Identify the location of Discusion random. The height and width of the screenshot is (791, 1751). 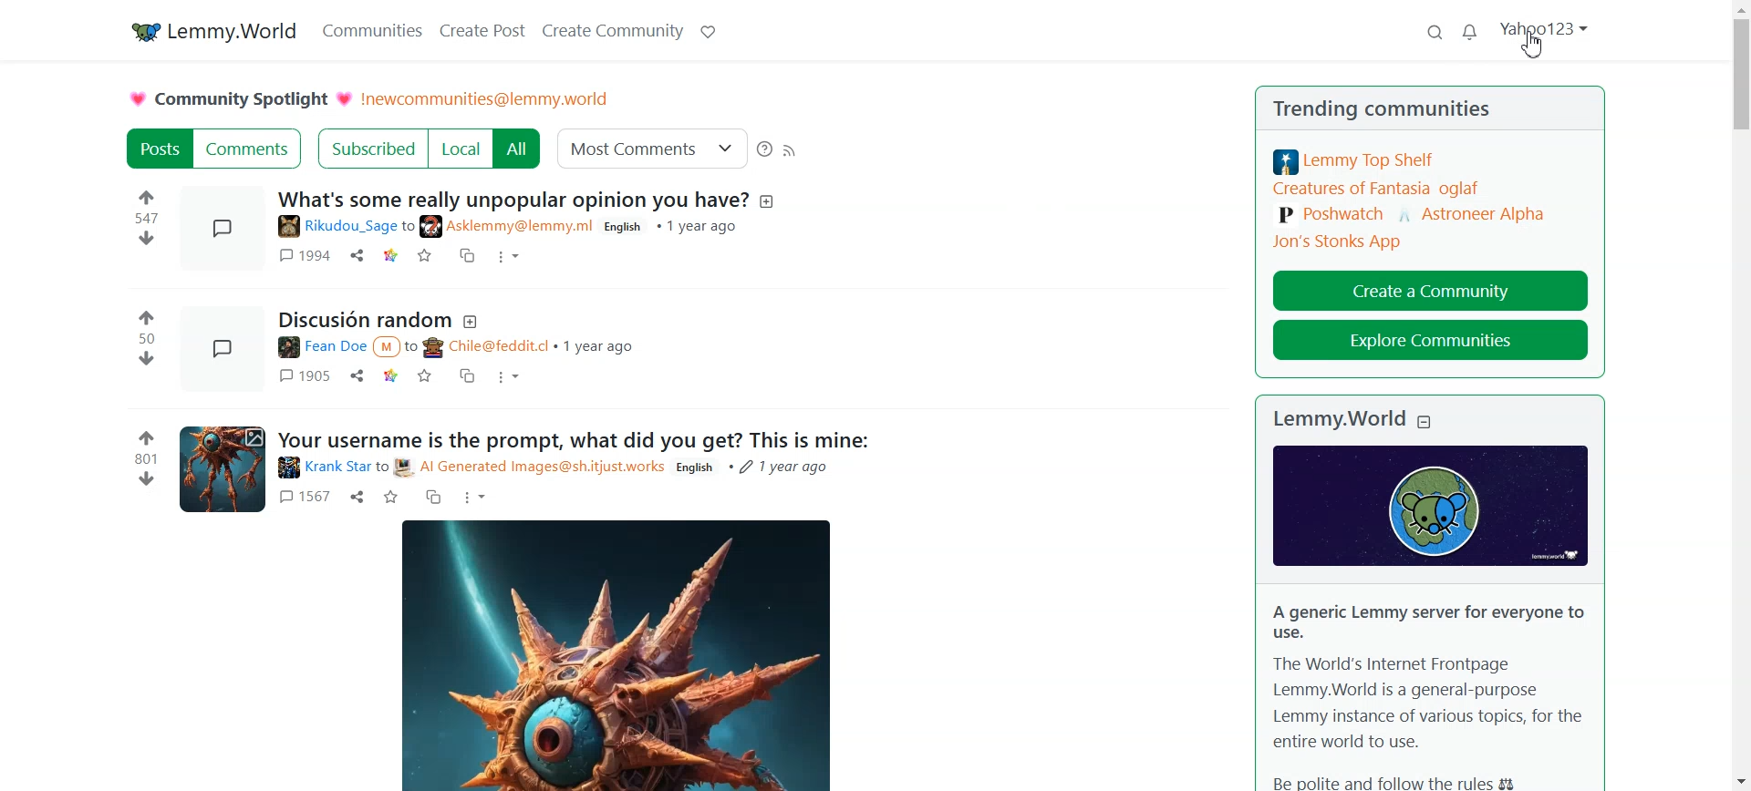
(363, 321).